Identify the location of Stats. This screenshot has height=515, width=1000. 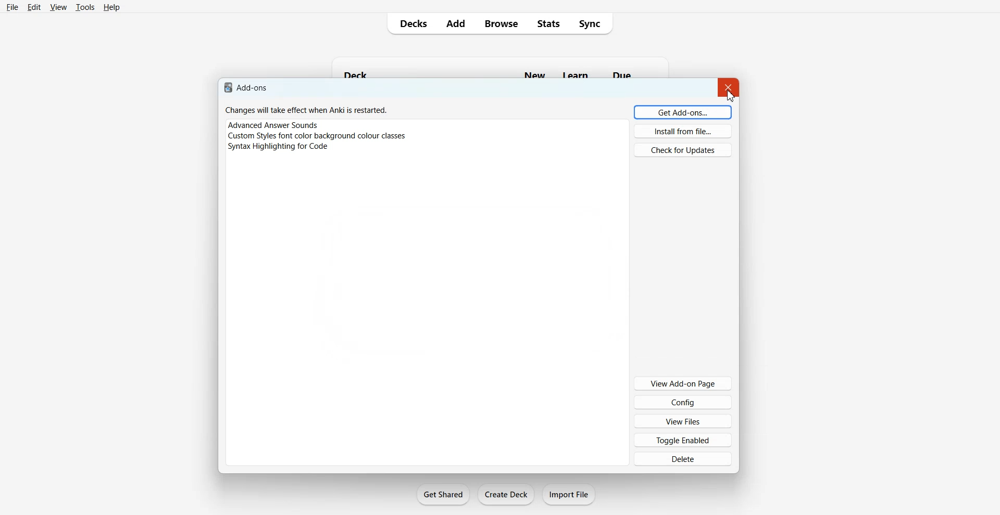
(548, 24).